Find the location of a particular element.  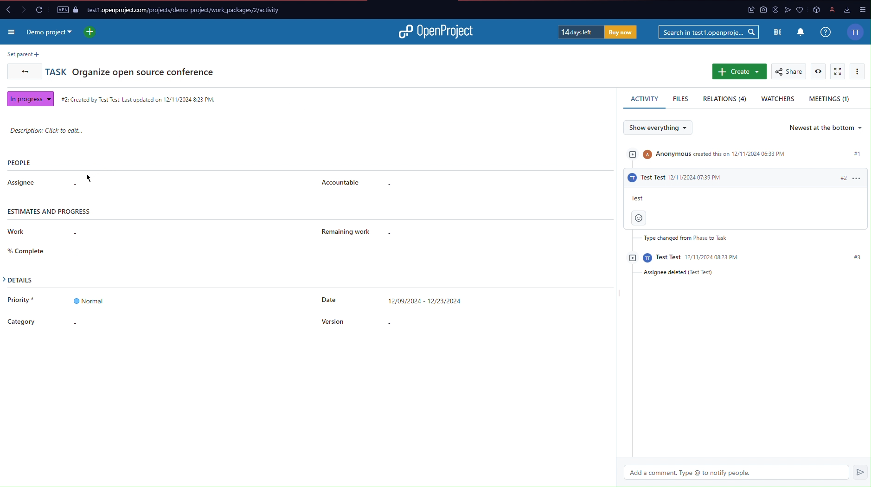

Set parent is located at coordinates (23, 54).